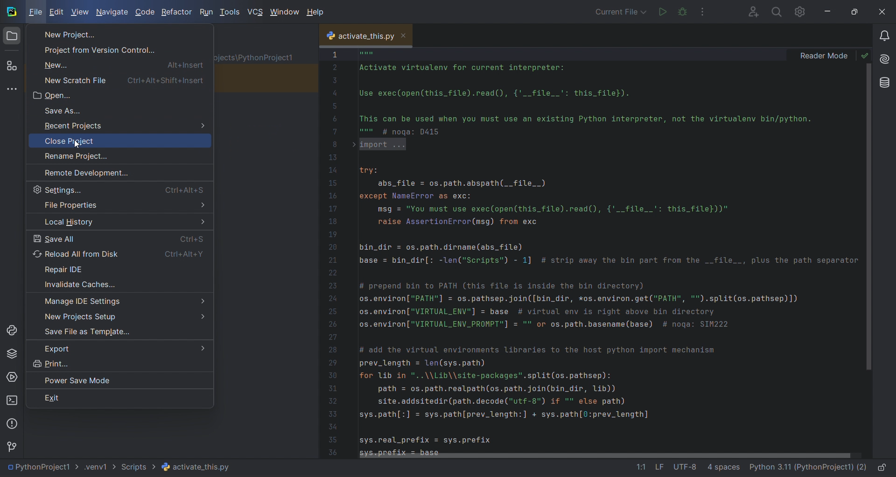  Describe the element at coordinates (10, 331) in the screenshot. I see `python console` at that location.